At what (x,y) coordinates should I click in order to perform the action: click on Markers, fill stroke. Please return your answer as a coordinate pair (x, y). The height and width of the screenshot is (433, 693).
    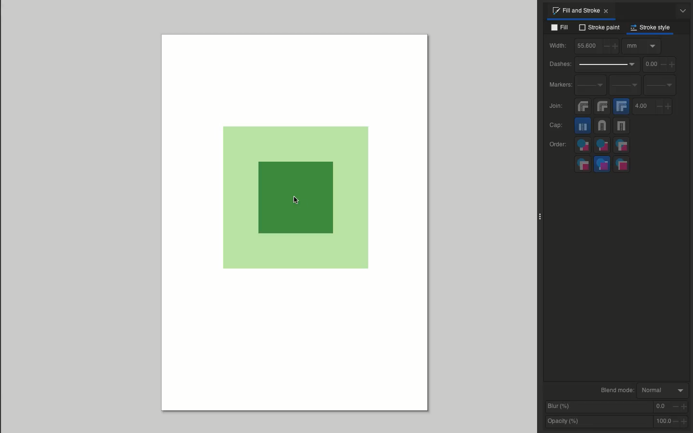
    Looking at the image, I should click on (583, 164).